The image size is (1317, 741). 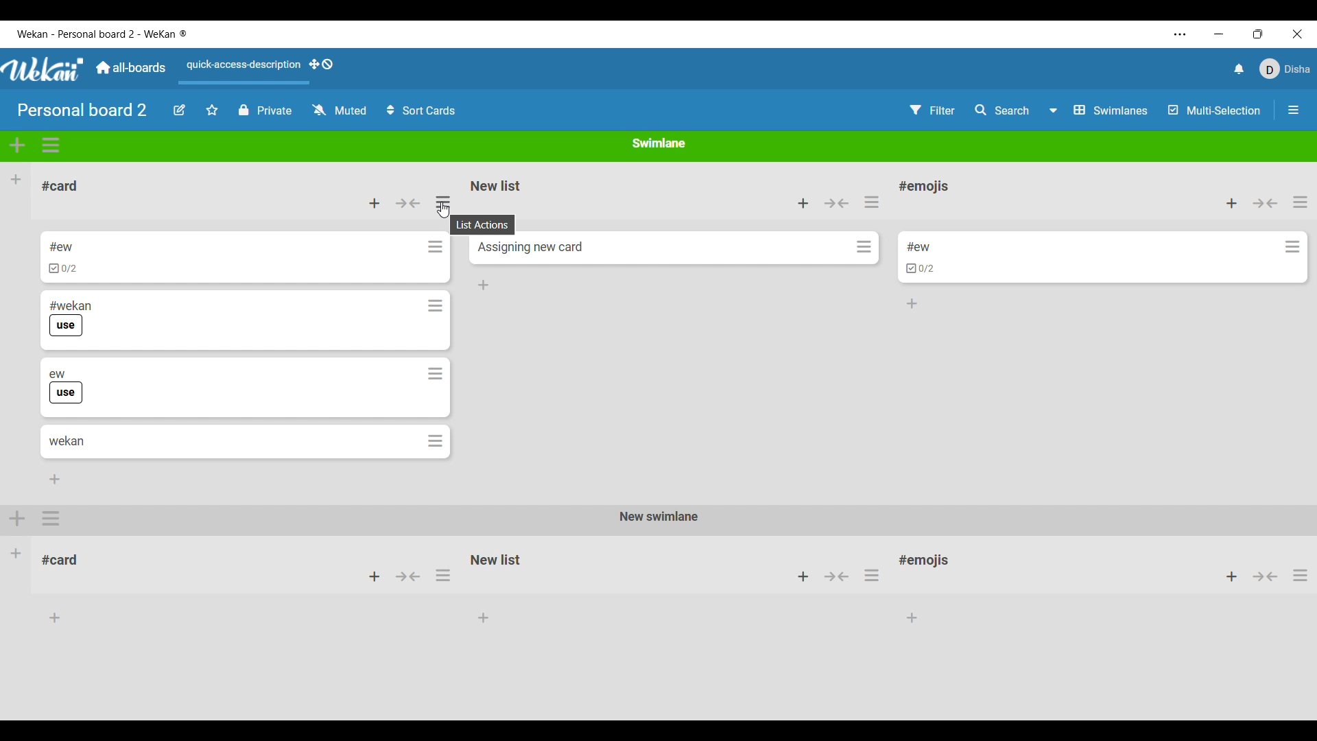 What do you see at coordinates (67, 440) in the screenshot?
I see `Card name` at bounding box center [67, 440].